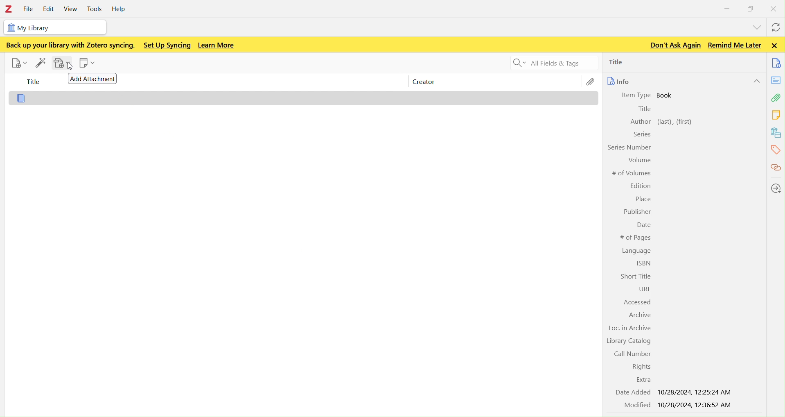 The height and width of the screenshot is (417, 785). I want to click on Add attachment, so click(94, 78).